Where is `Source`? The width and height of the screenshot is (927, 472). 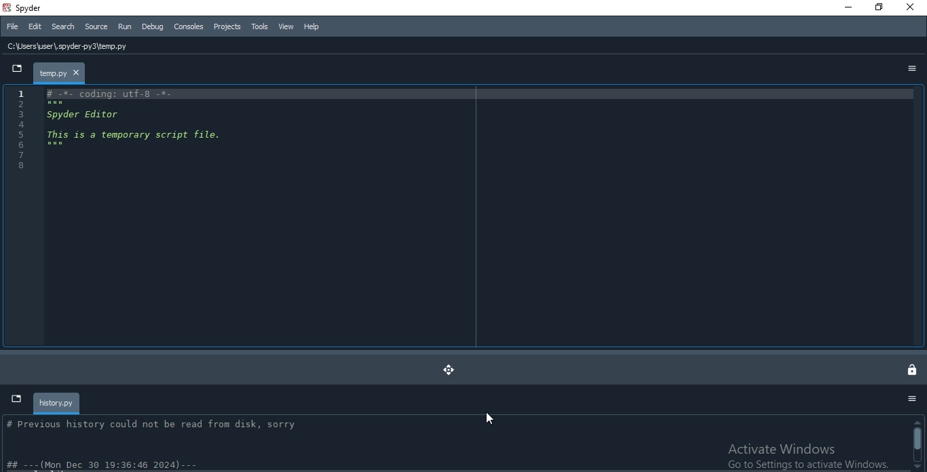
Source is located at coordinates (97, 26).